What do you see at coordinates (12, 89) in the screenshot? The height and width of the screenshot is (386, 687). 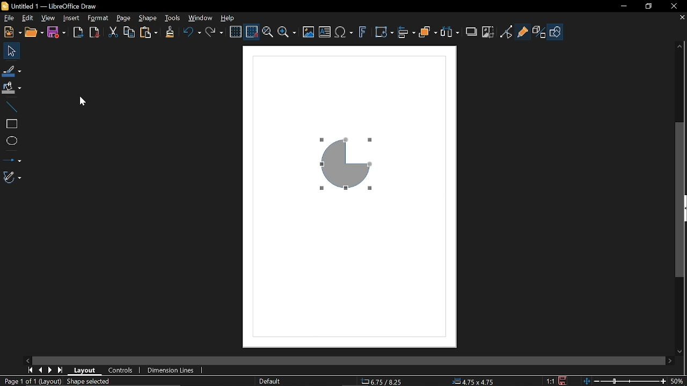 I see `Fill color` at bounding box center [12, 89].